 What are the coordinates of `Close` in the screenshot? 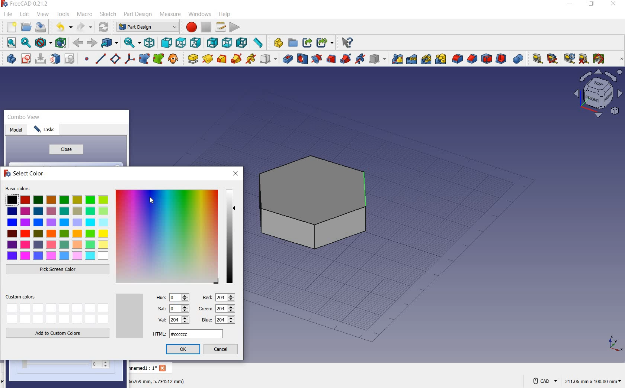 It's located at (164, 369).